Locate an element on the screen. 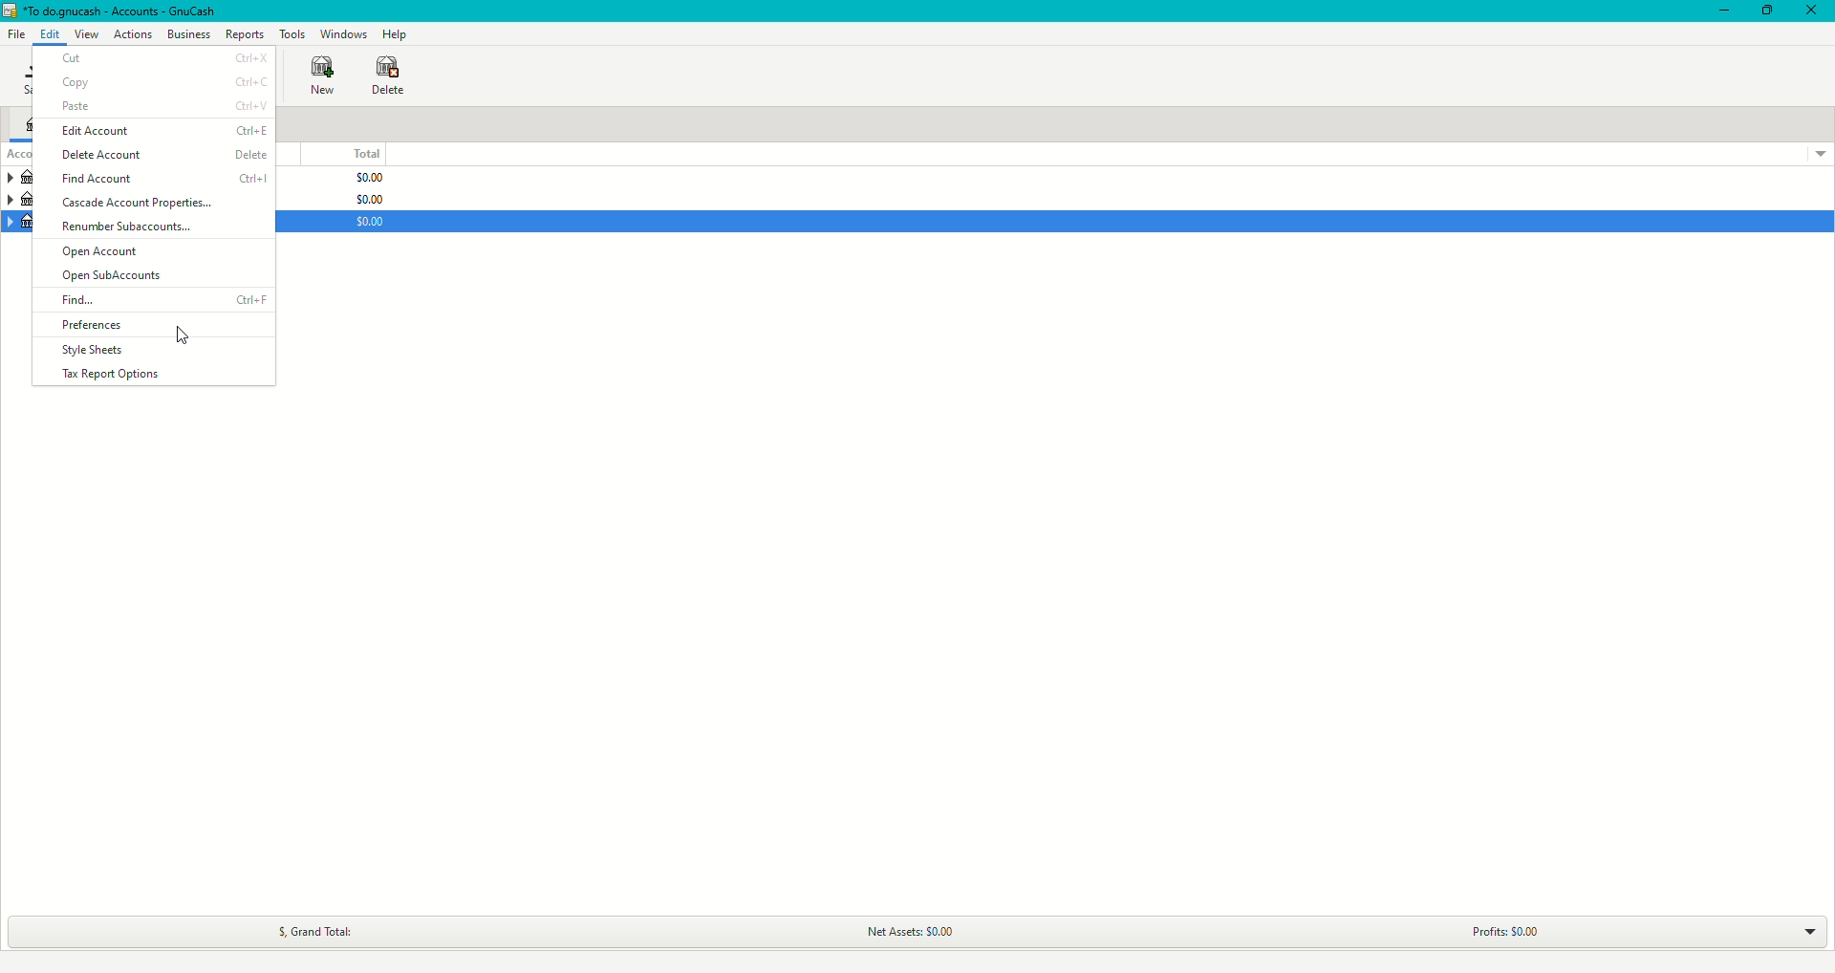  GnuCash is located at coordinates (114, 11).